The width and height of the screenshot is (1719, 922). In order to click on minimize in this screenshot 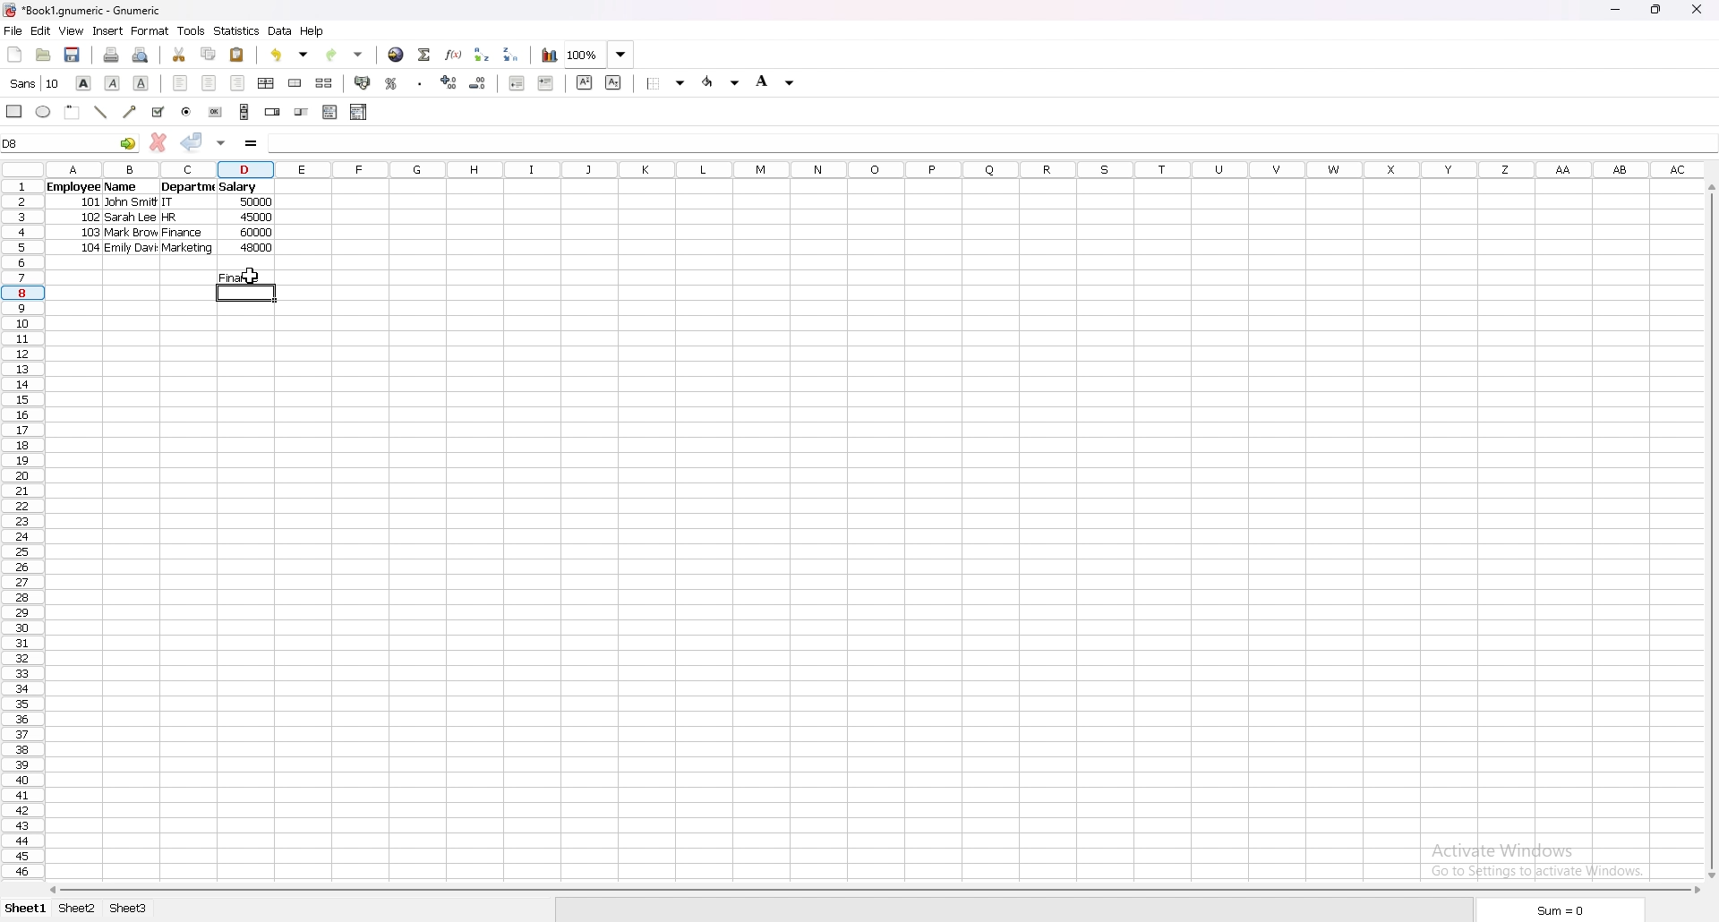, I will do `click(1617, 10)`.